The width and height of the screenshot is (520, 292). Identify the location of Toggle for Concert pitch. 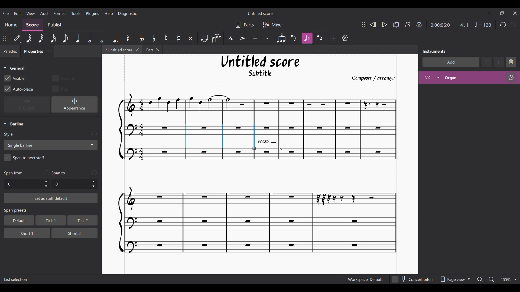
(412, 279).